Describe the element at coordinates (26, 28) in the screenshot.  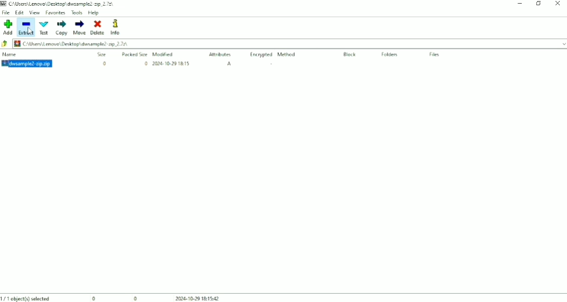
I see `Extract` at that location.